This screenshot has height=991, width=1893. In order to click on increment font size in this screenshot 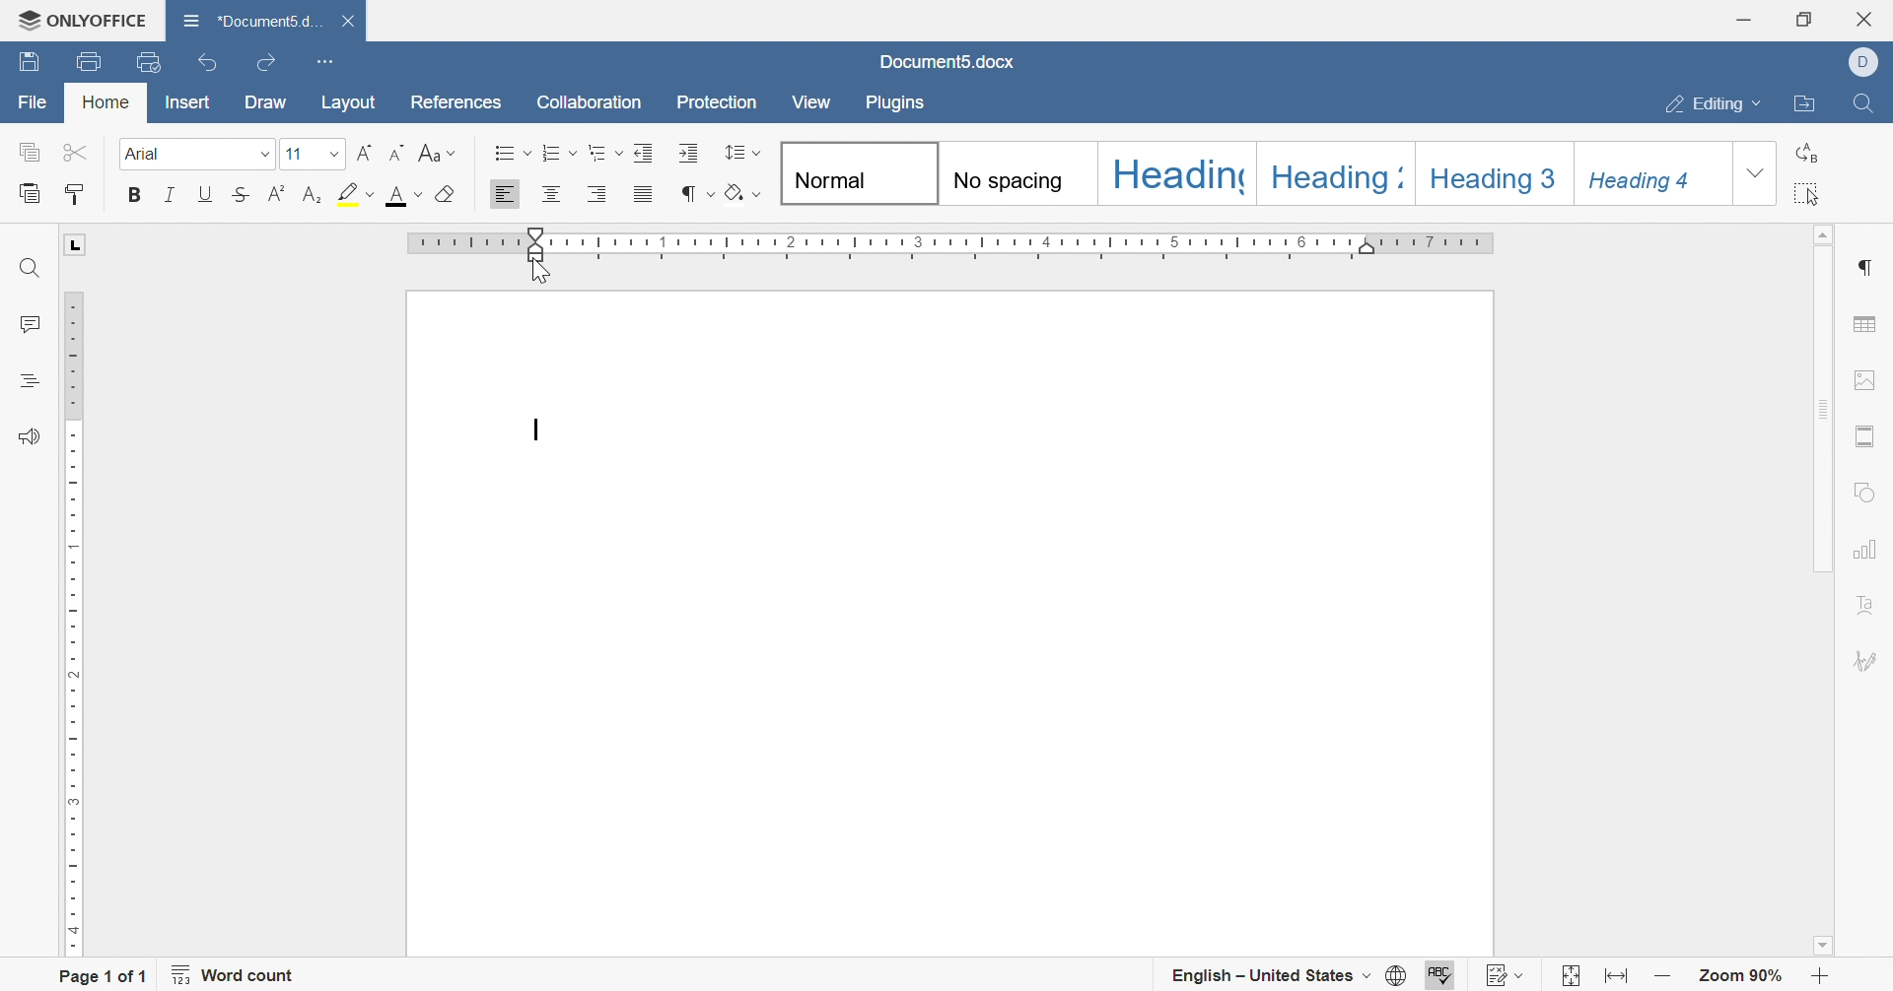, I will do `click(365, 151)`.